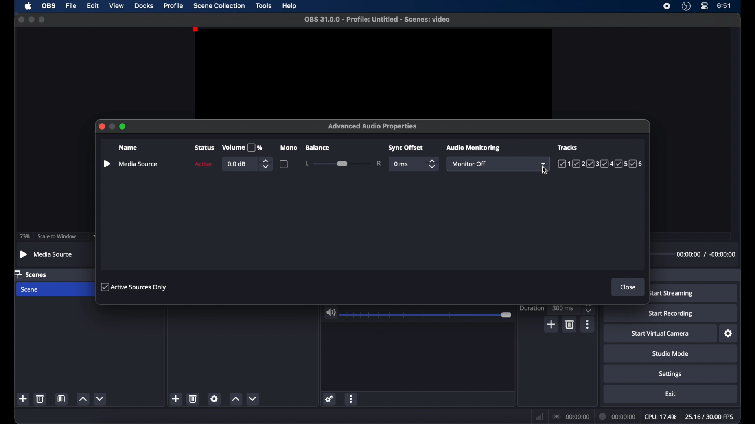 The width and height of the screenshot is (755, 424). I want to click on duration, so click(618, 416).